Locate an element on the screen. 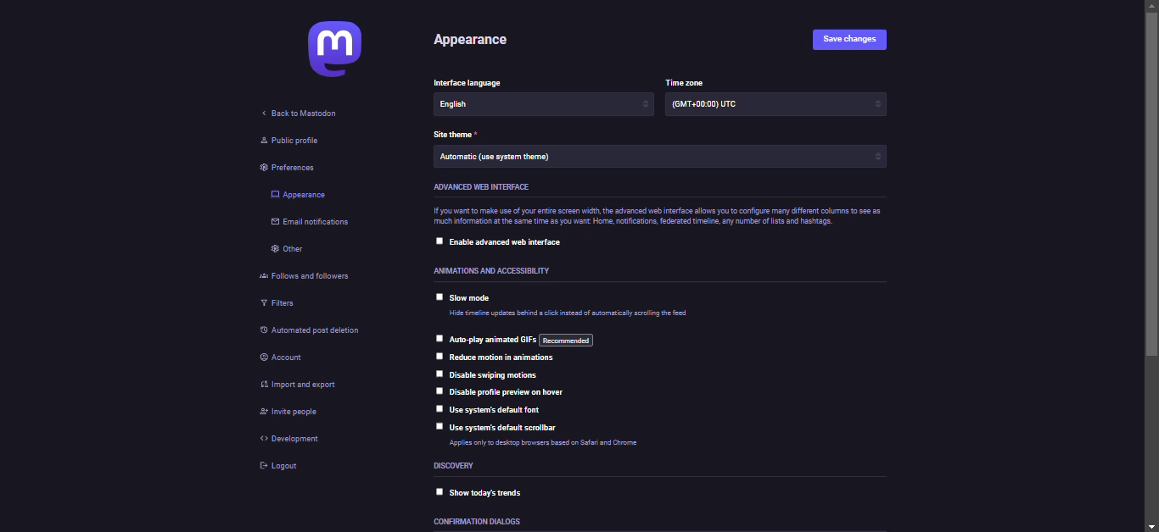  discovery is located at coordinates (456, 466).